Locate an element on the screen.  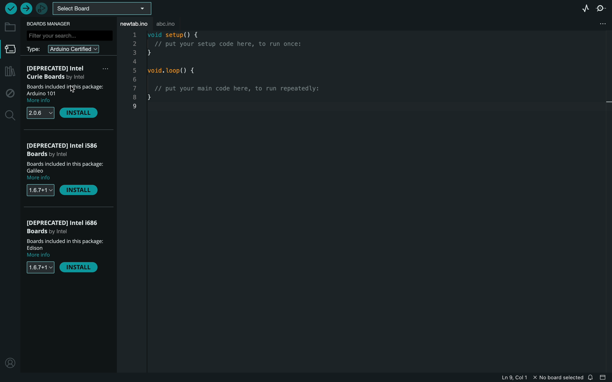
install is located at coordinates (81, 191).